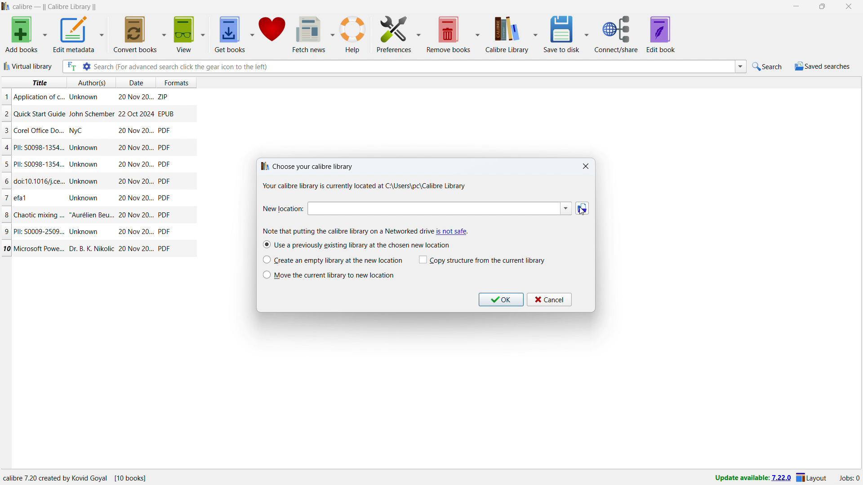  I want to click on convert books, so click(136, 34).